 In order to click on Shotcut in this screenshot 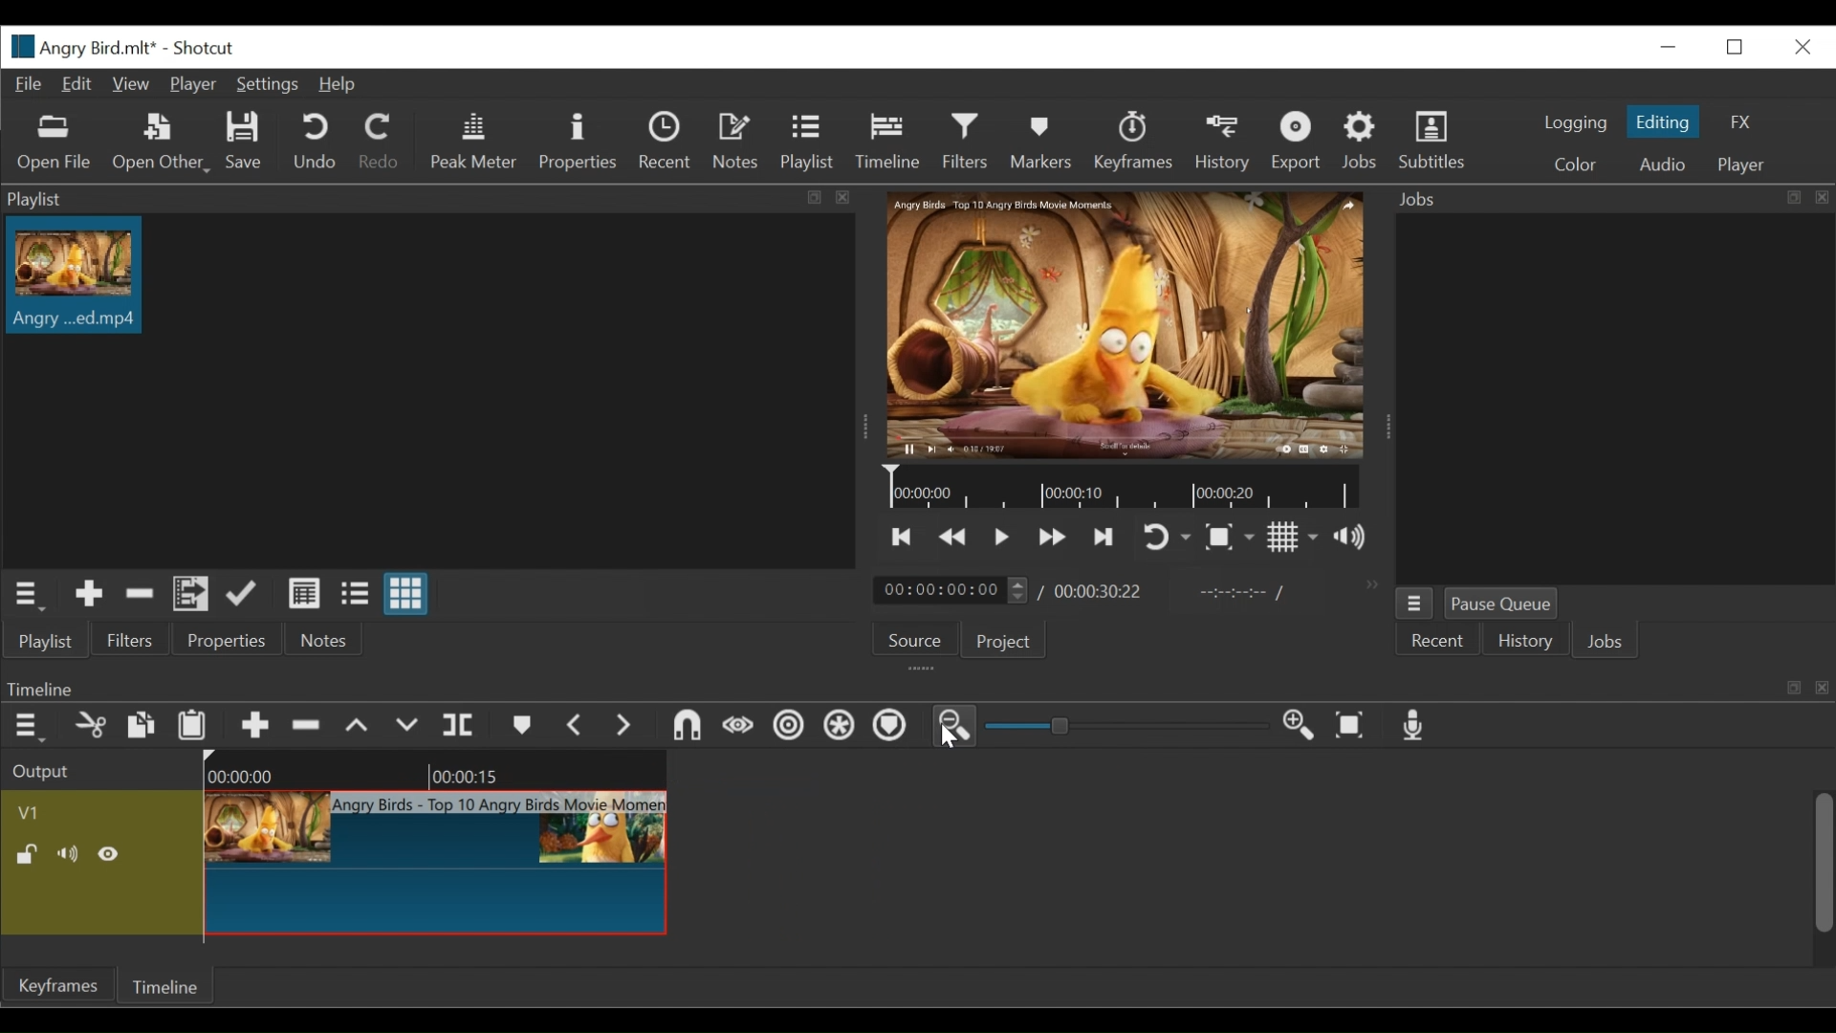, I will do `click(209, 47)`.